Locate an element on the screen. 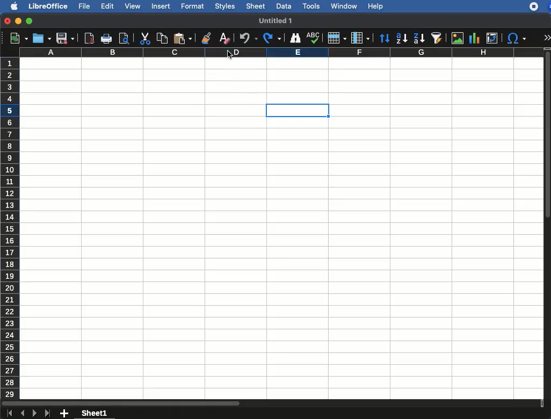  new is located at coordinates (16, 39).